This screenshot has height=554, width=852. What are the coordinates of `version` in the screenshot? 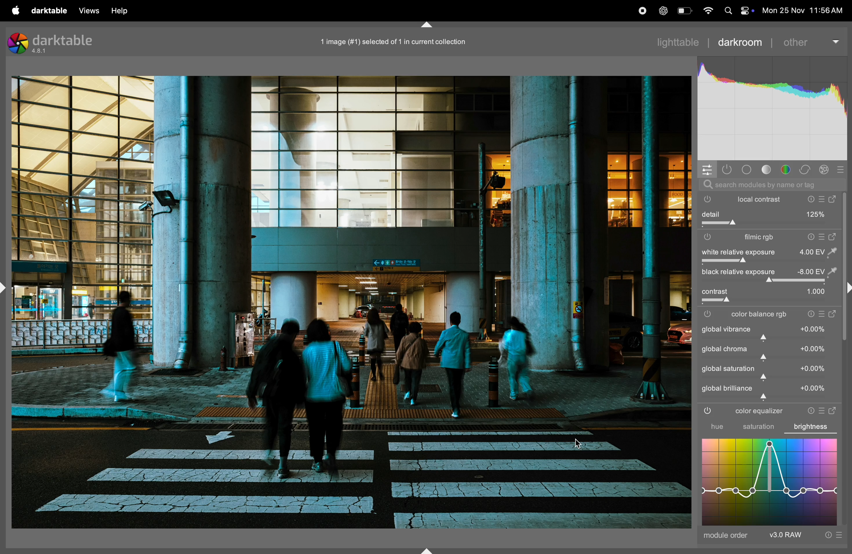 It's located at (41, 52).